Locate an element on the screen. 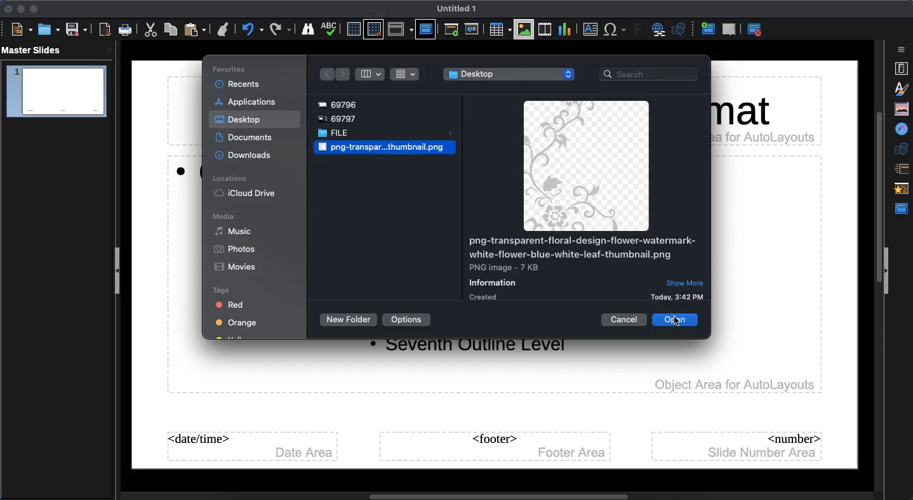  Collapse is located at coordinates (888, 272).